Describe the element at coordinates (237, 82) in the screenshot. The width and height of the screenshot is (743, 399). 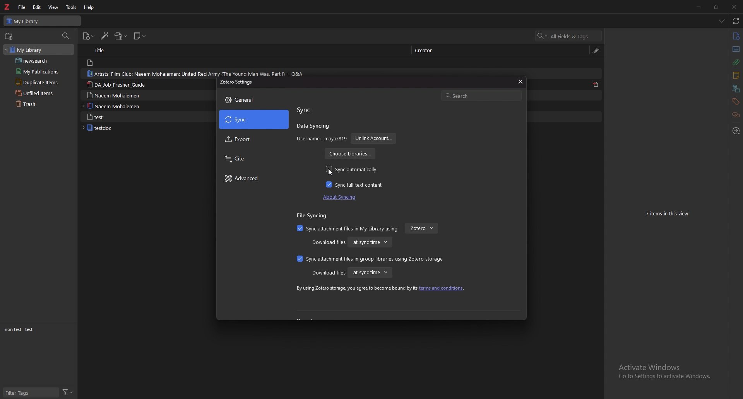
I see `zotero settings` at that location.